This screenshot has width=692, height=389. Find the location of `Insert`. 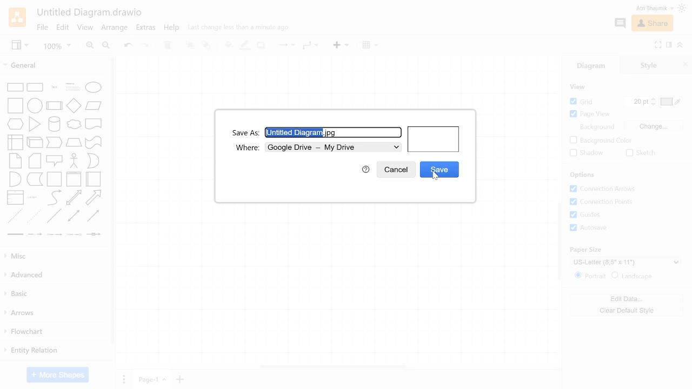

Insert is located at coordinates (341, 45).